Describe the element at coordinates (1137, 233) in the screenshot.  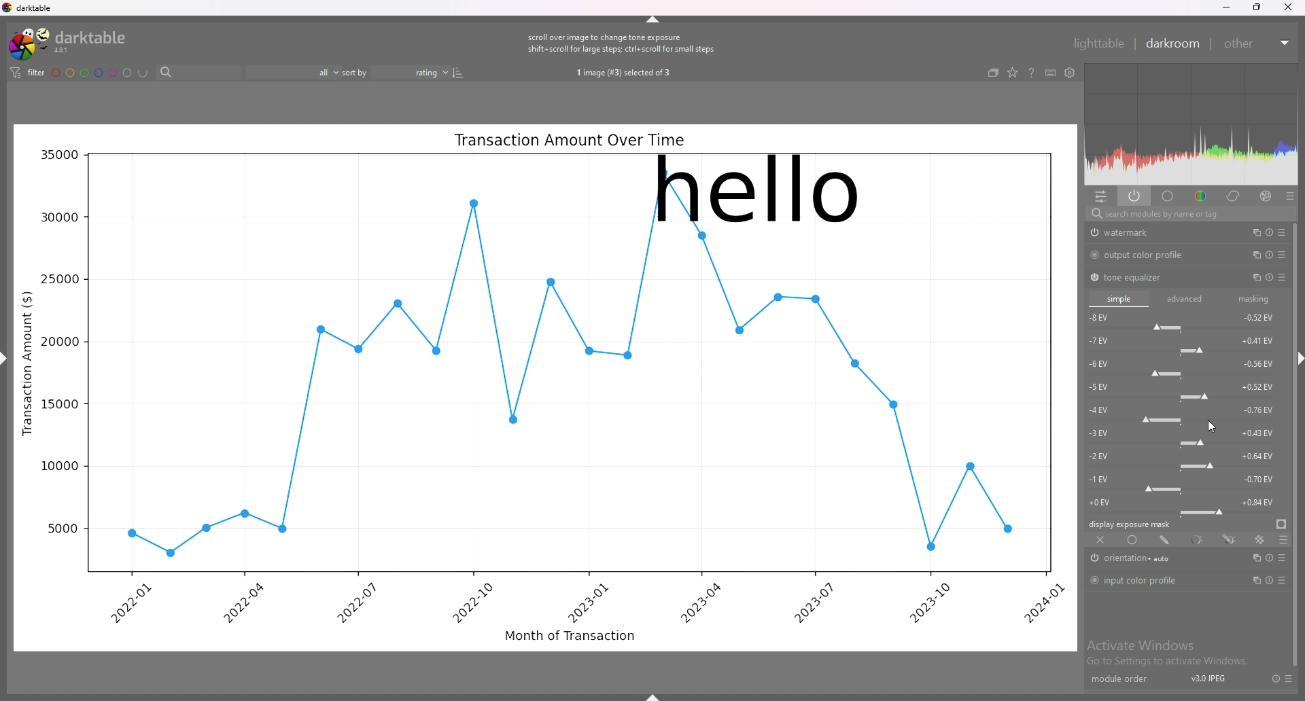
I see `watermark` at that location.